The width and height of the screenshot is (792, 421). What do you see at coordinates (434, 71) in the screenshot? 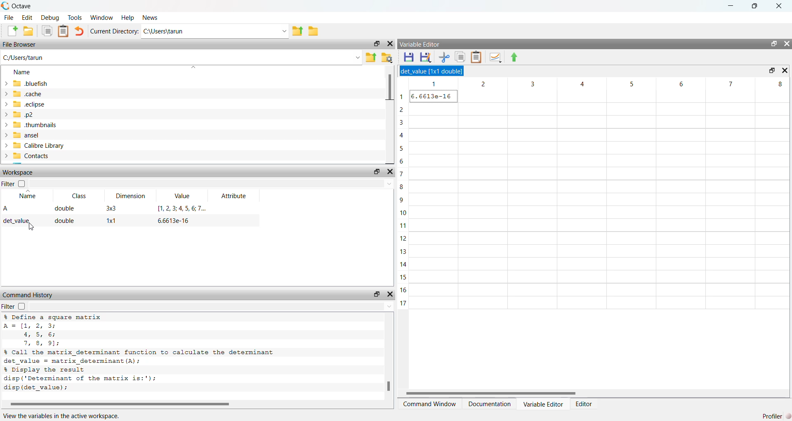
I see `det_value [1x1 double] ` at bounding box center [434, 71].